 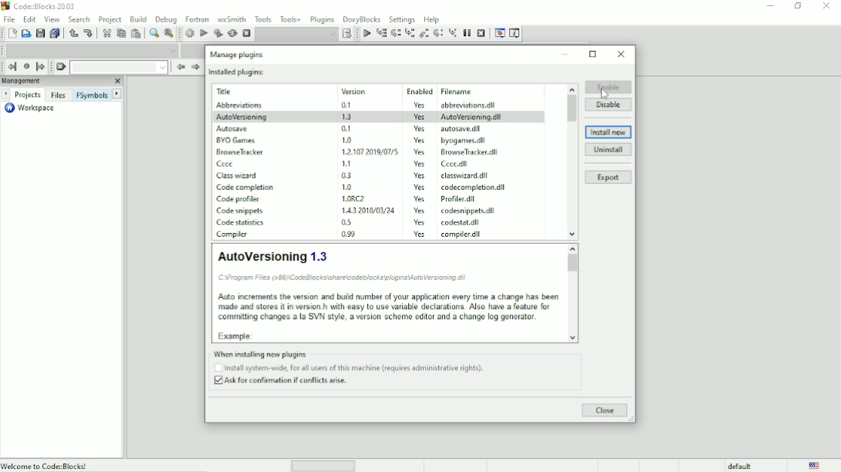 What do you see at coordinates (364, 209) in the screenshot?
I see `version ` at bounding box center [364, 209].